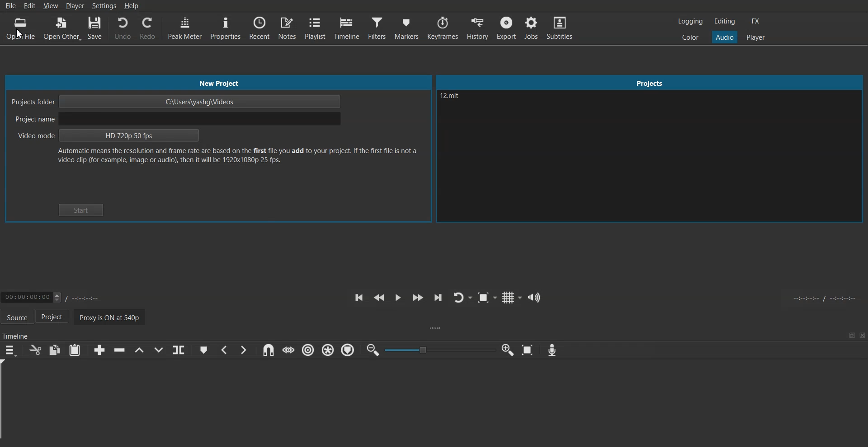  I want to click on Recent, so click(258, 28).